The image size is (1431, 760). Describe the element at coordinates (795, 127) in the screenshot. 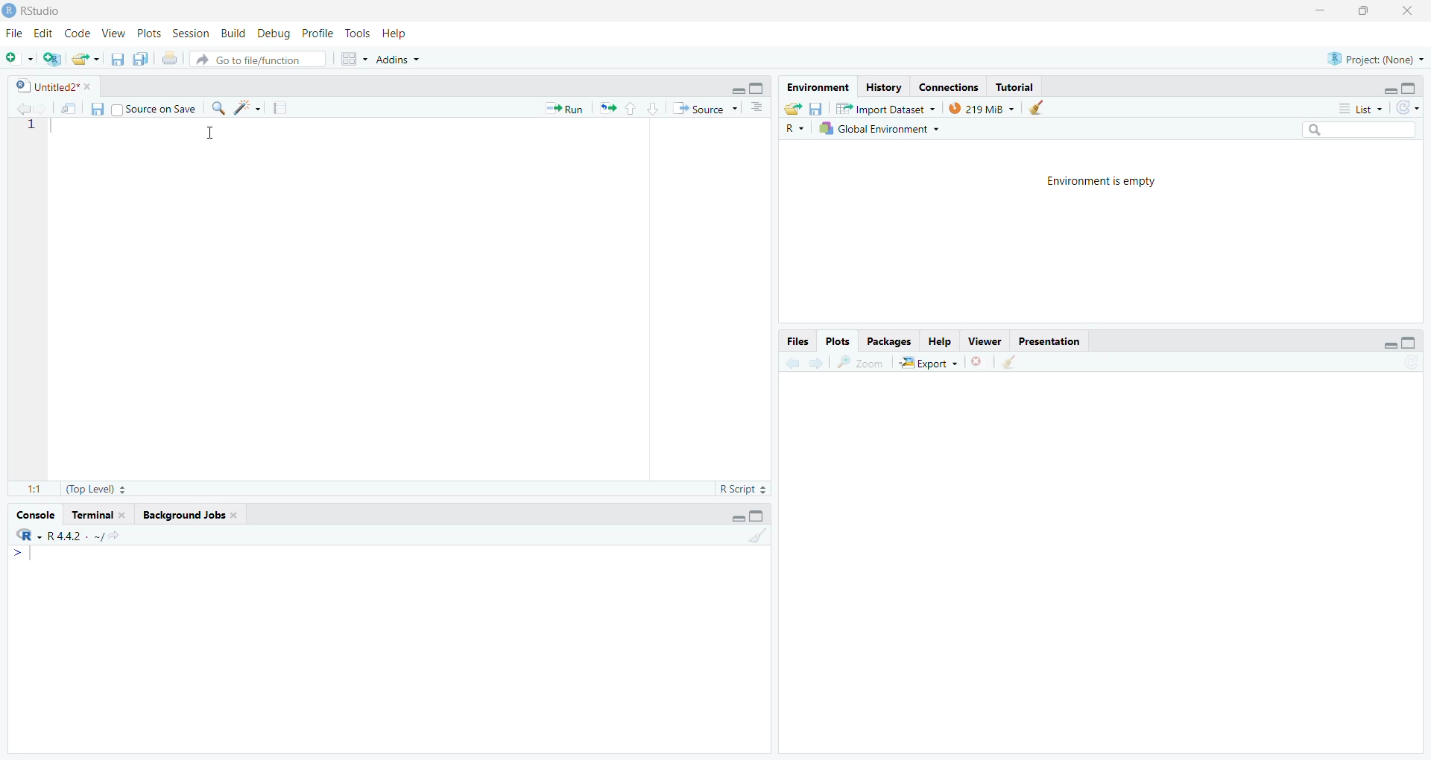

I see `R` at that location.